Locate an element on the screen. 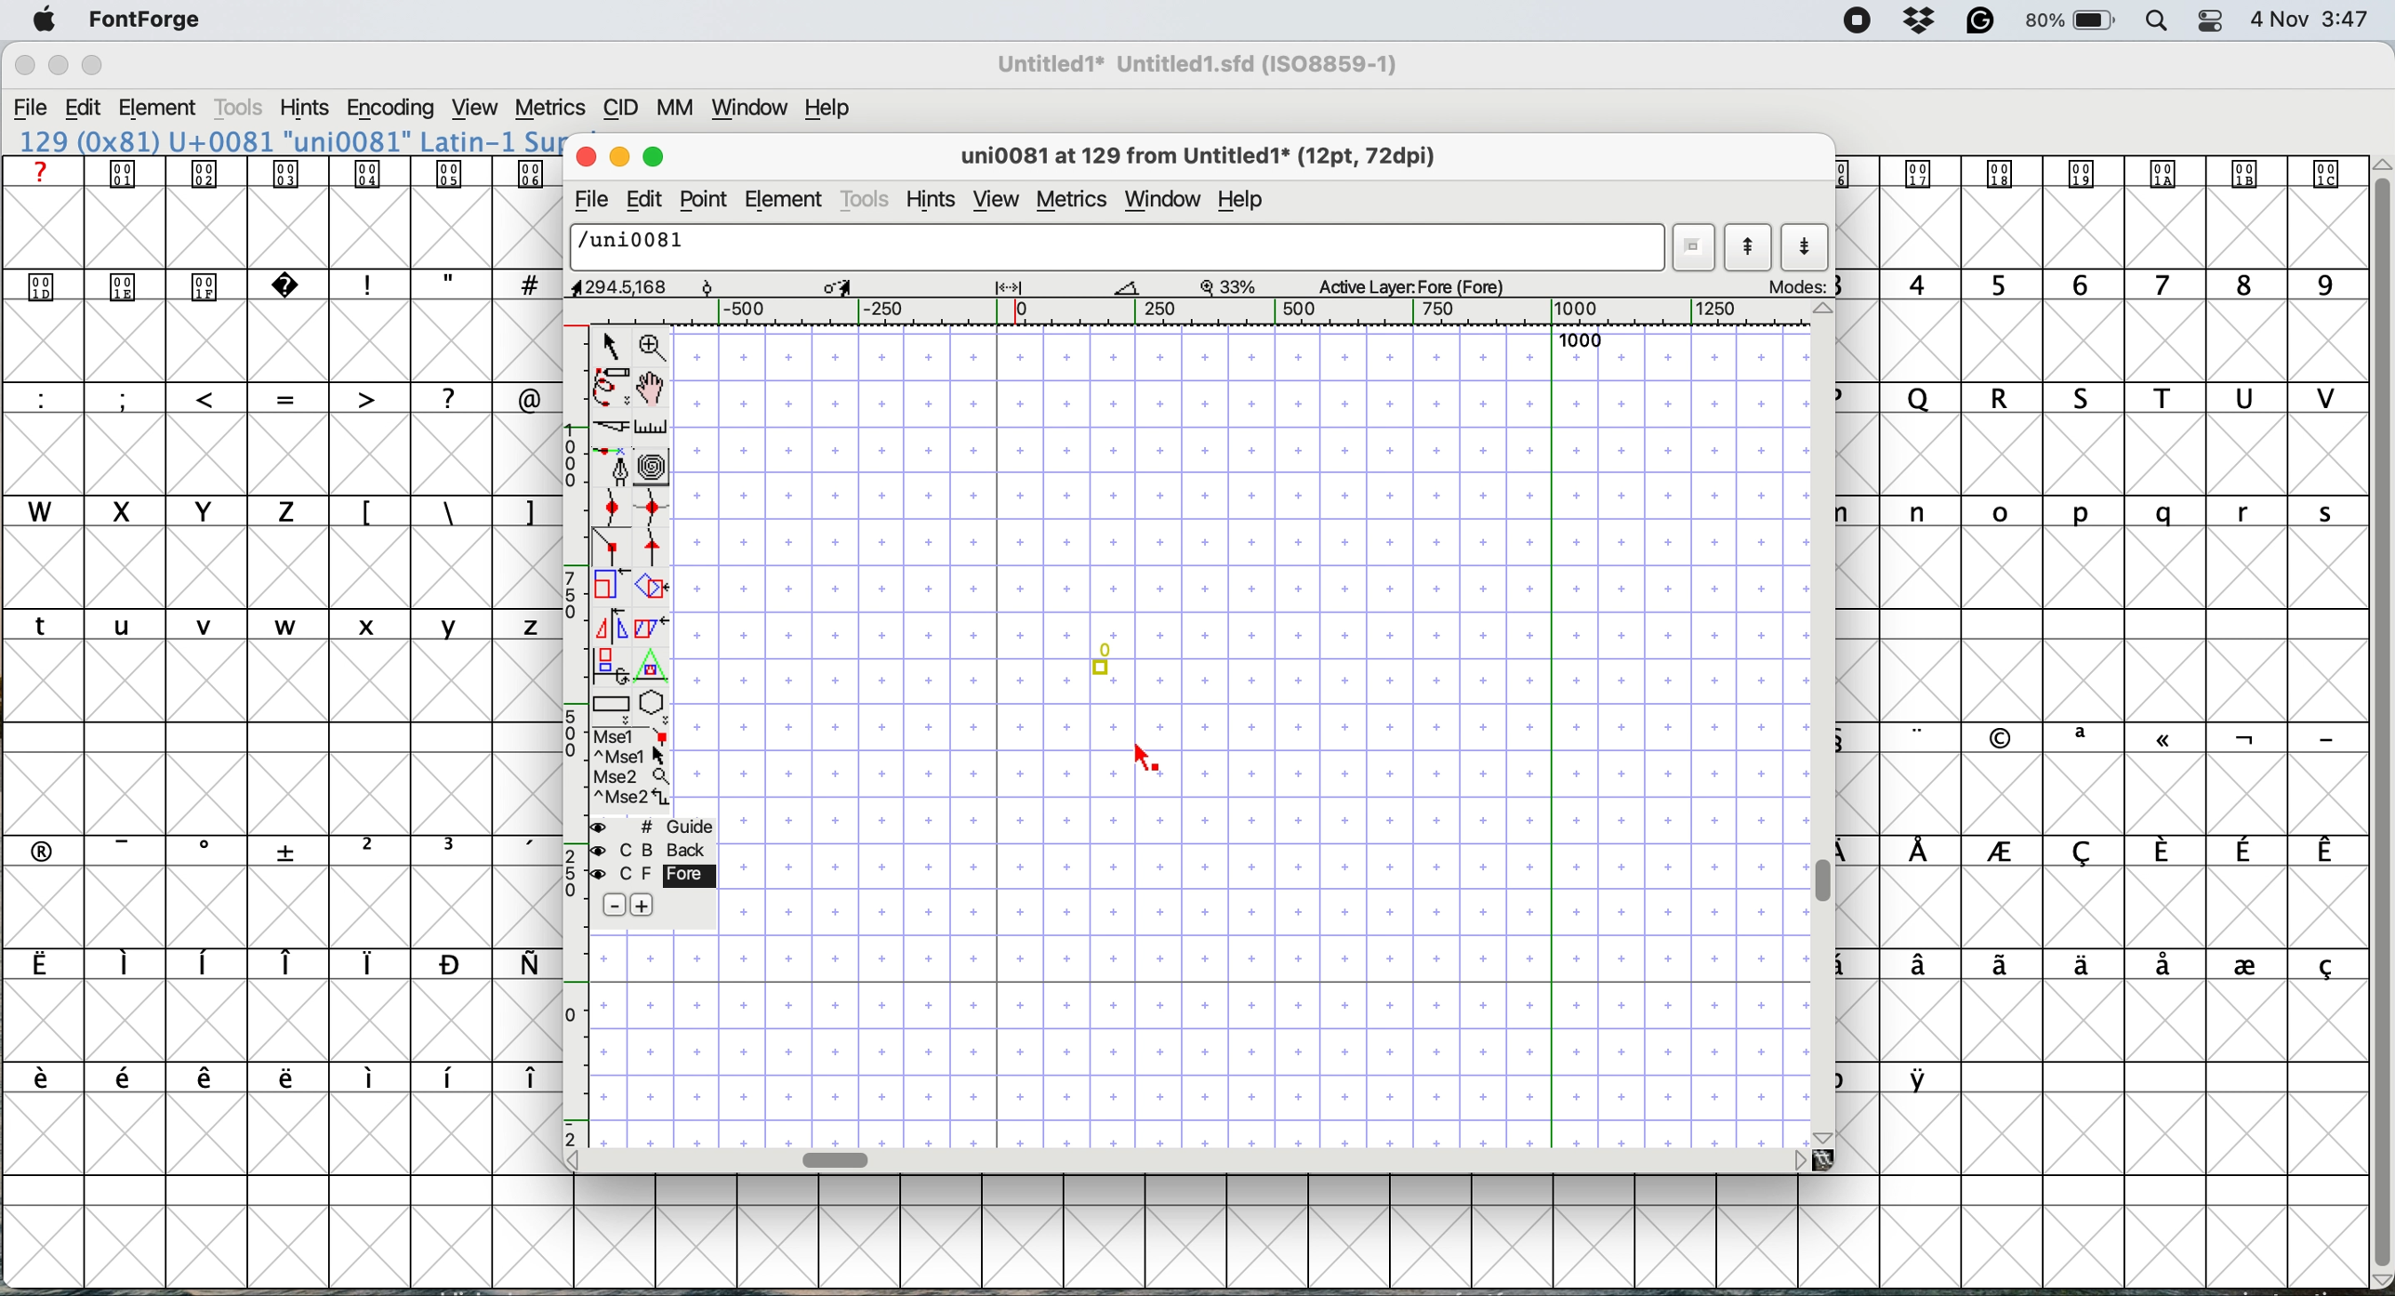 Image resolution: width=2395 pixels, height=1296 pixels. cursor is located at coordinates (1153, 760).